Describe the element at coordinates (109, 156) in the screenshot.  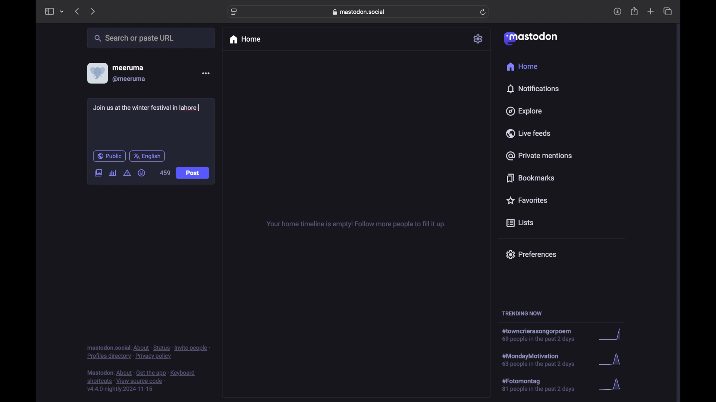
I see `public` at that location.